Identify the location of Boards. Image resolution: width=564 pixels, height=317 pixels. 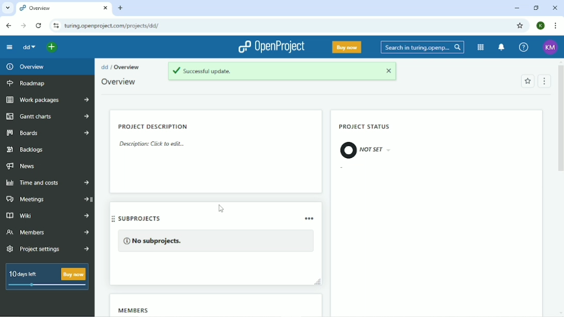
(48, 133).